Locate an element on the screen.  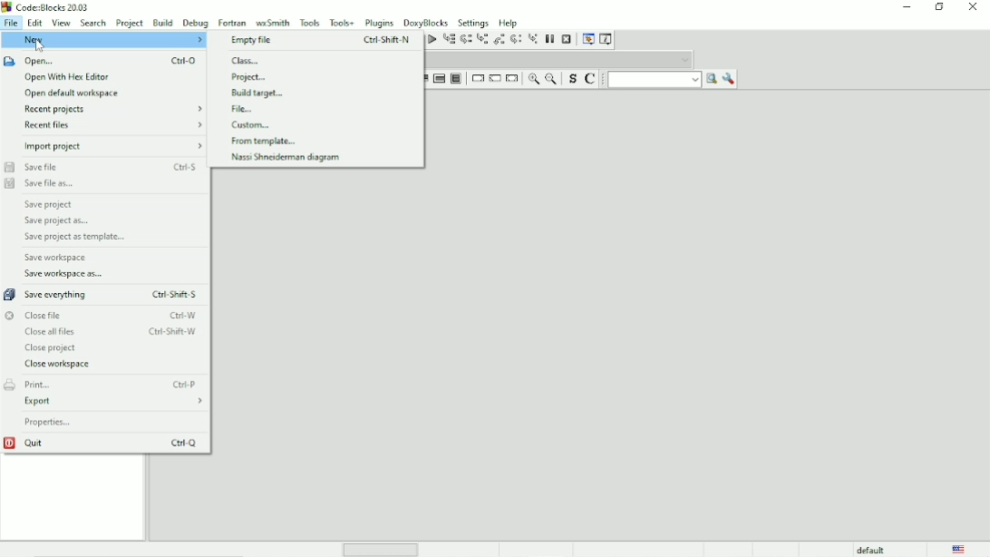
Break debugger is located at coordinates (550, 39).